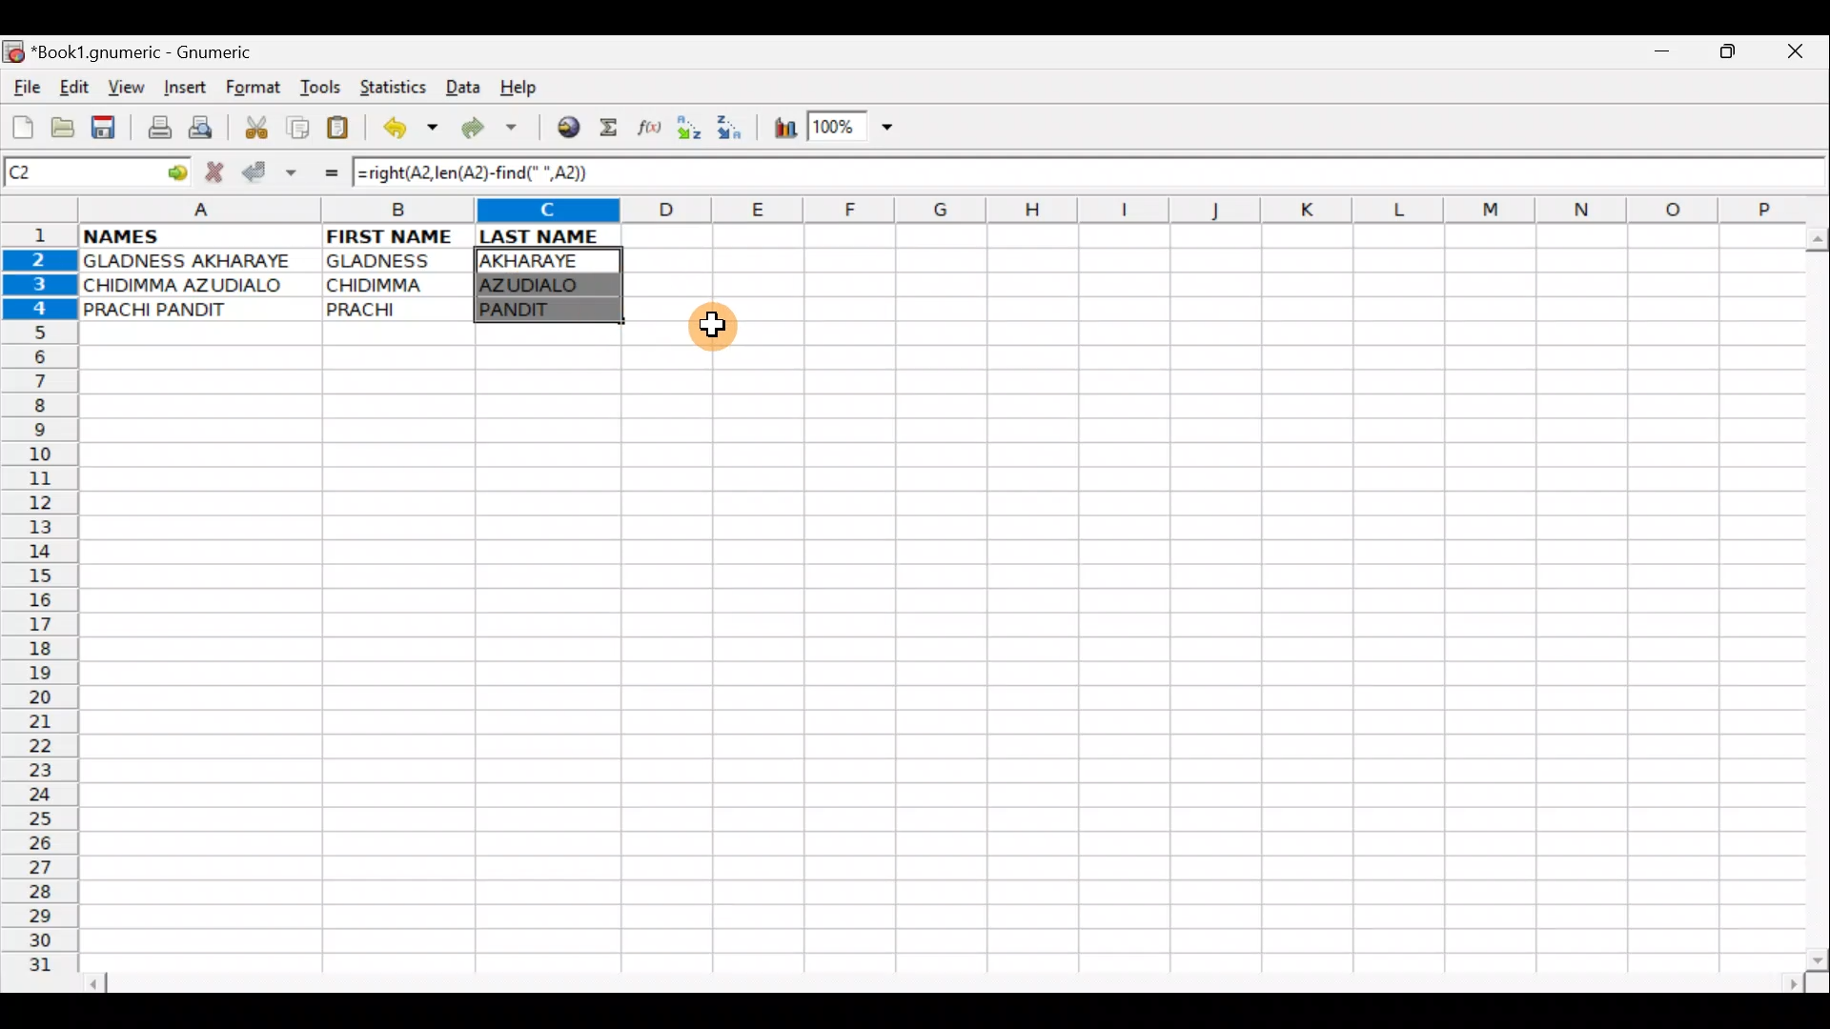 This screenshot has width=1830, height=1029. What do you see at coordinates (121, 87) in the screenshot?
I see `View` at bounding box center [121, 87].